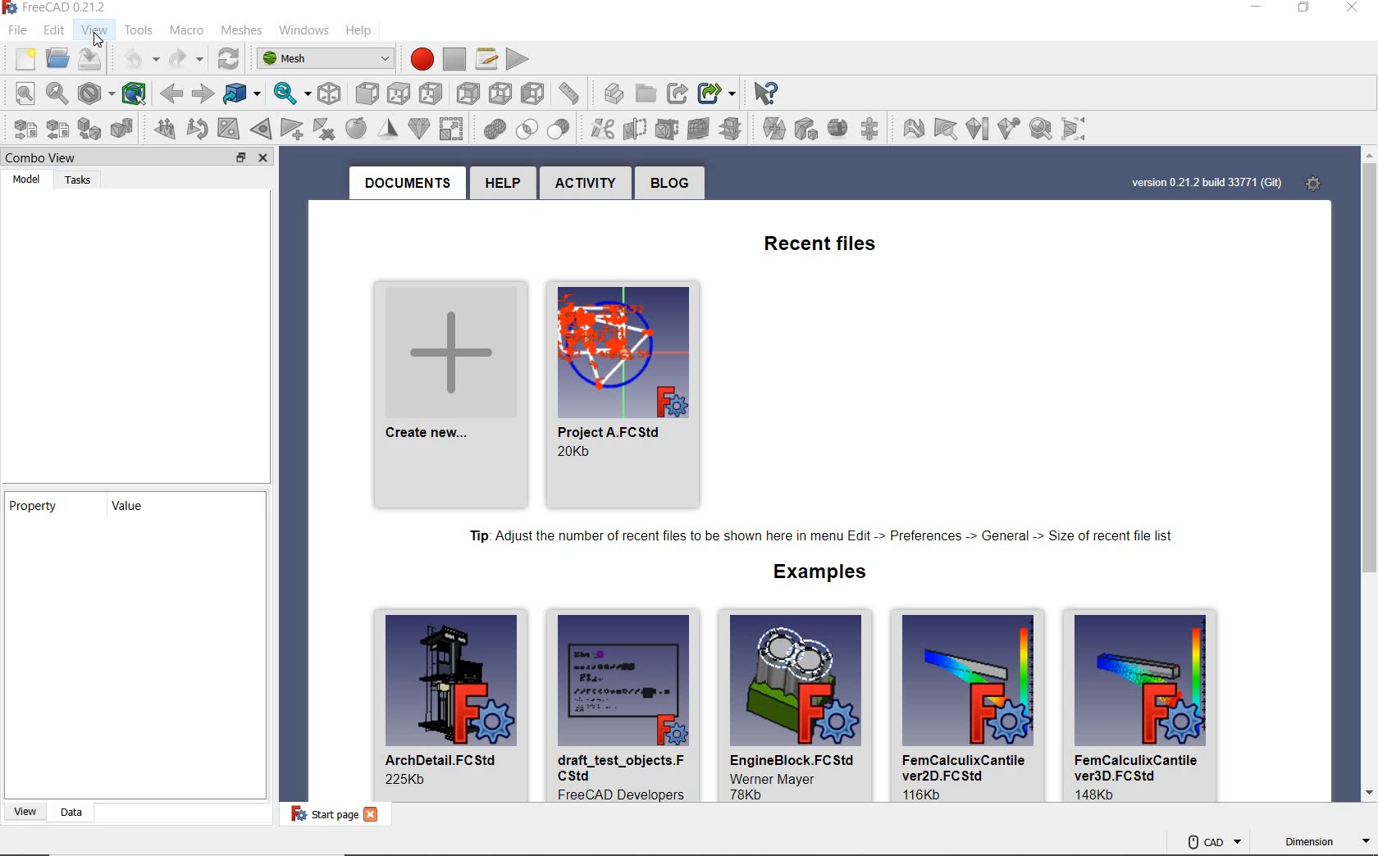 The width and height of the screenshot is (1378, 856). I want to click on fit selection, so click(55, 93).